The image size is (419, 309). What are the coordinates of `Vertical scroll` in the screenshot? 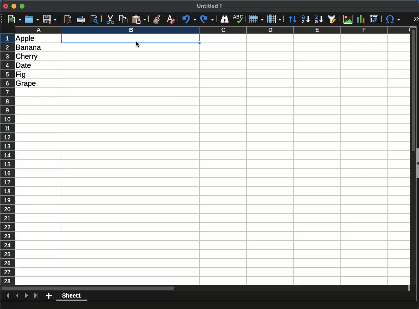 It's located at (413, 156).